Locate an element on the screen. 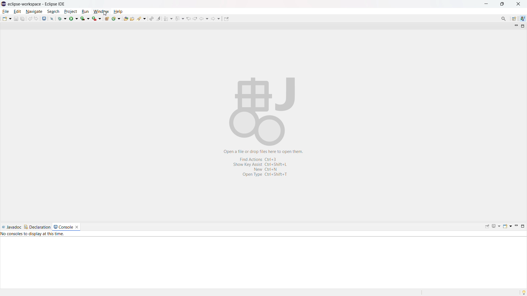 Image resolution: width=527 pixels, height=296 pixels. display selected console  is located at coordinates (496, 227).